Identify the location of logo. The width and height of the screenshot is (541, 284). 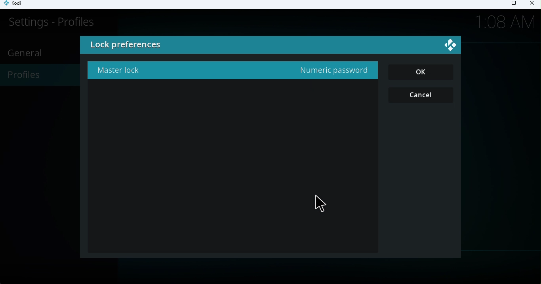
(451, 46).